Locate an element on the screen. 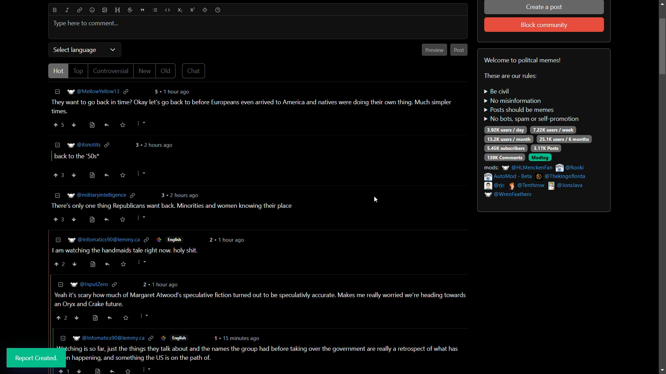  Cursor is located at coordinates (140, 177).